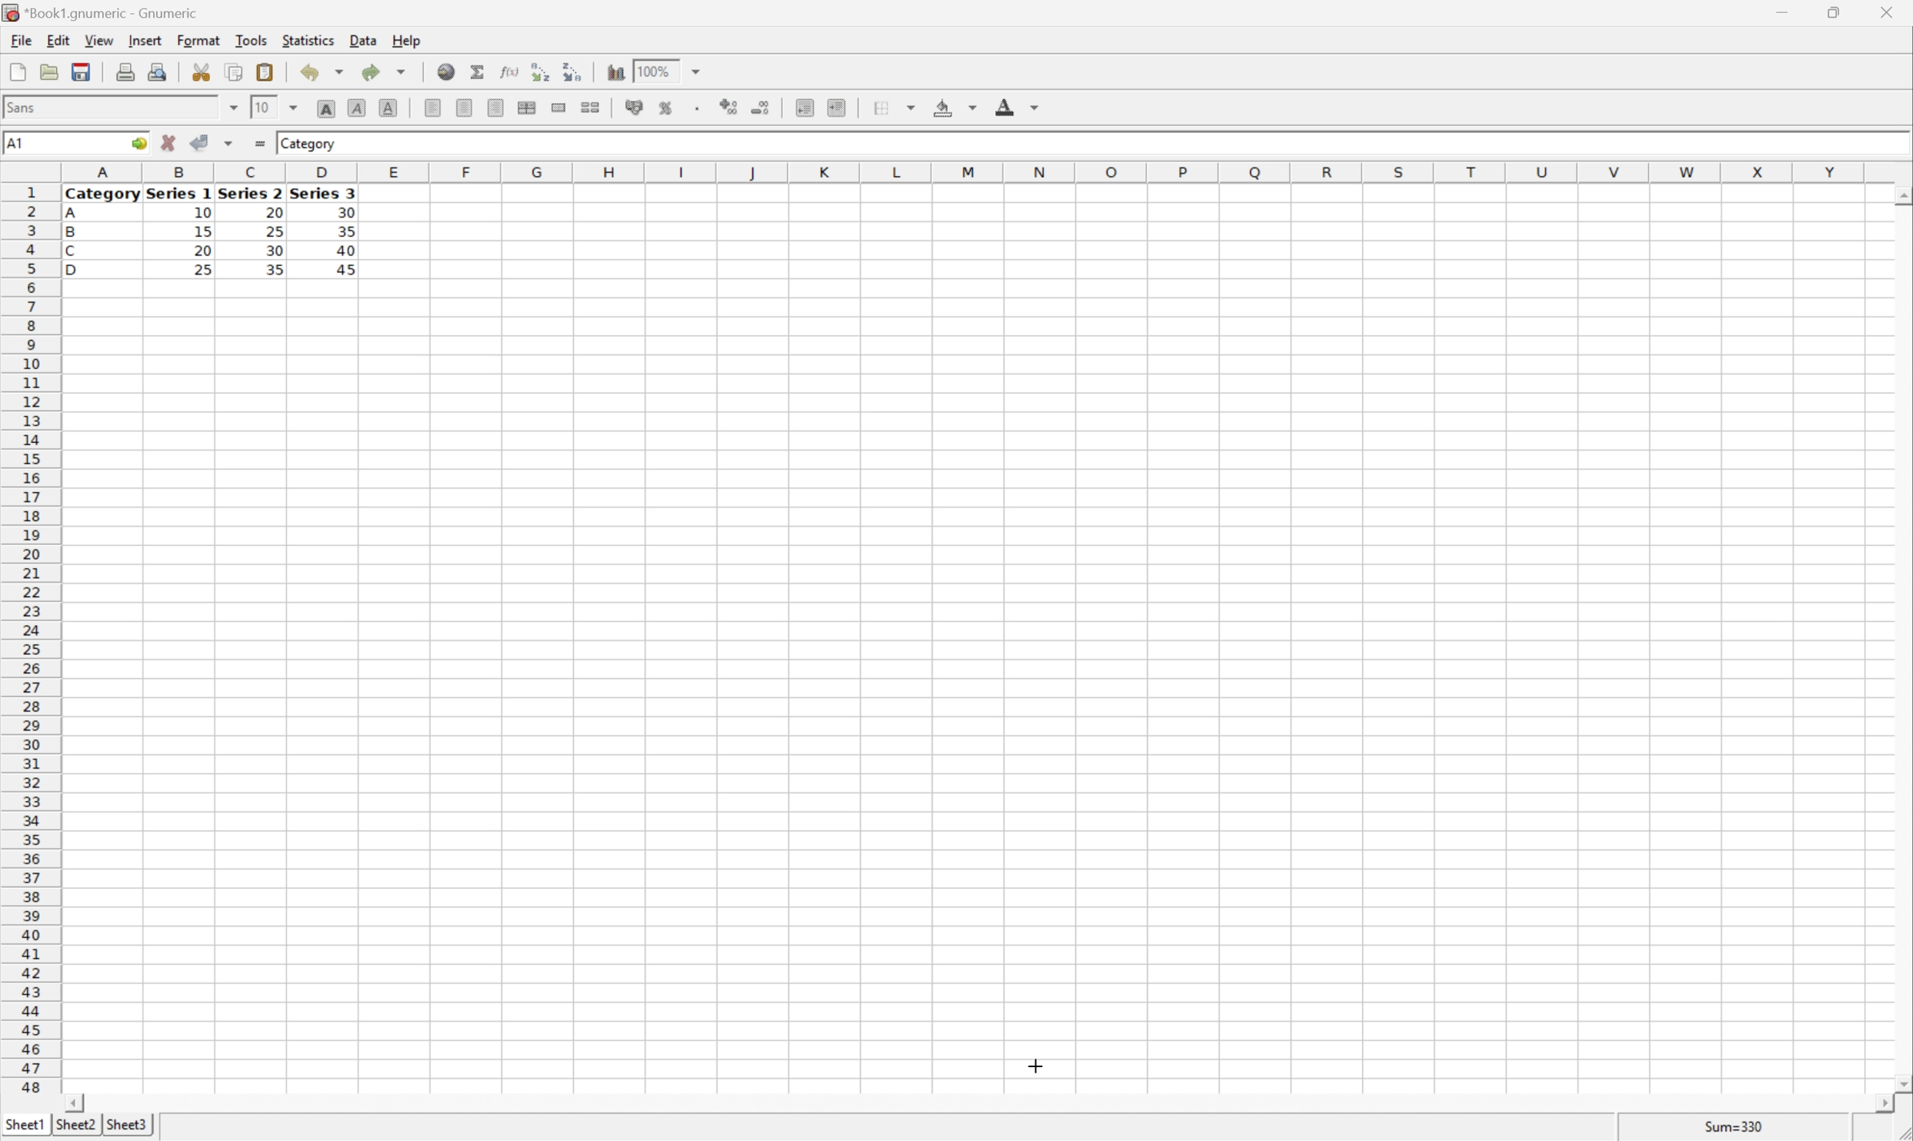  Describe the element at coordinates (272, 210) in the screenshot. I see `20` at that location.